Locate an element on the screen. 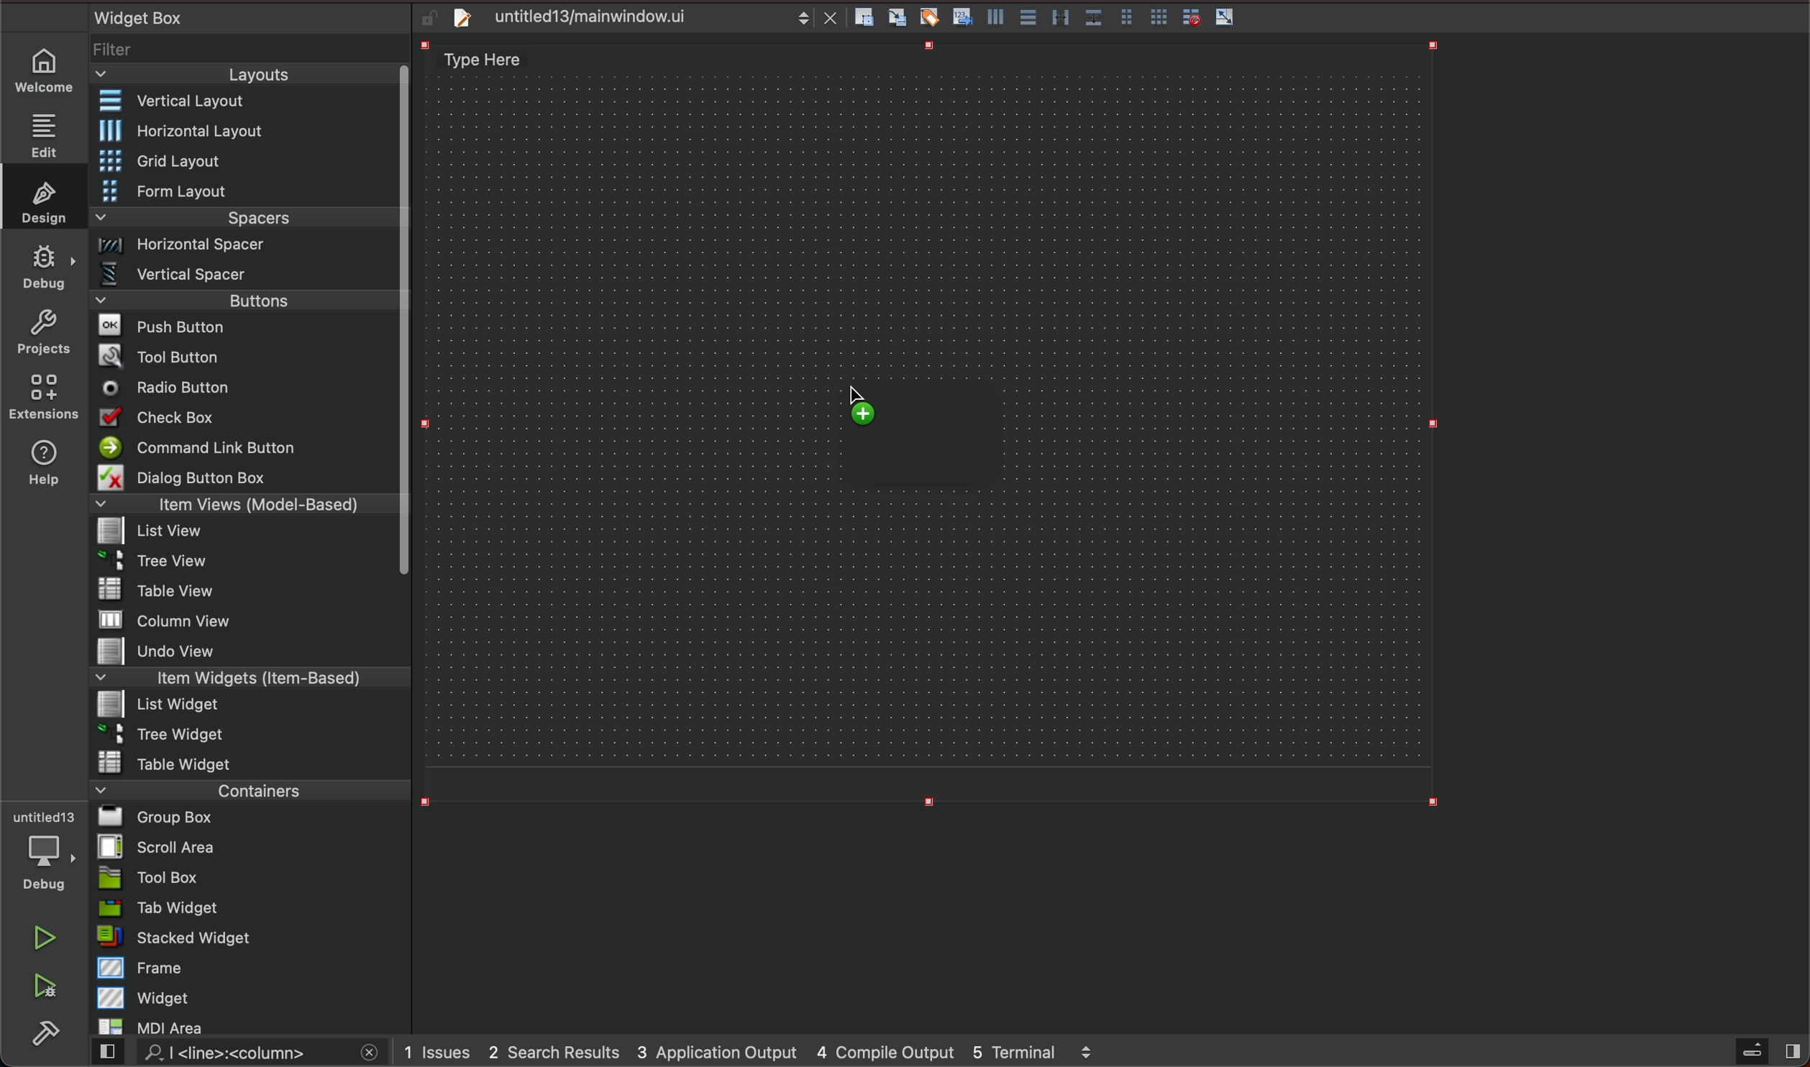 This screenshot has width=1810, height=1067. search is located at coordinates (240, 1055).